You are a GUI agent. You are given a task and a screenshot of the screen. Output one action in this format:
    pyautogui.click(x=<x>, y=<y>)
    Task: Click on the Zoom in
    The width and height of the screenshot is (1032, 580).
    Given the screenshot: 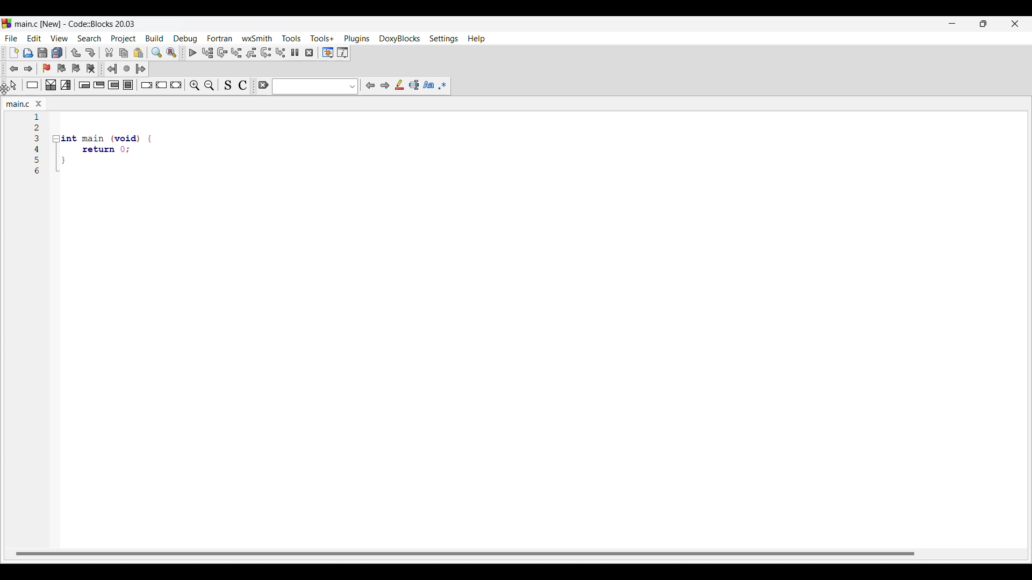 What is the action you would take?
    pyautogui.click(x=195, y=86)
    